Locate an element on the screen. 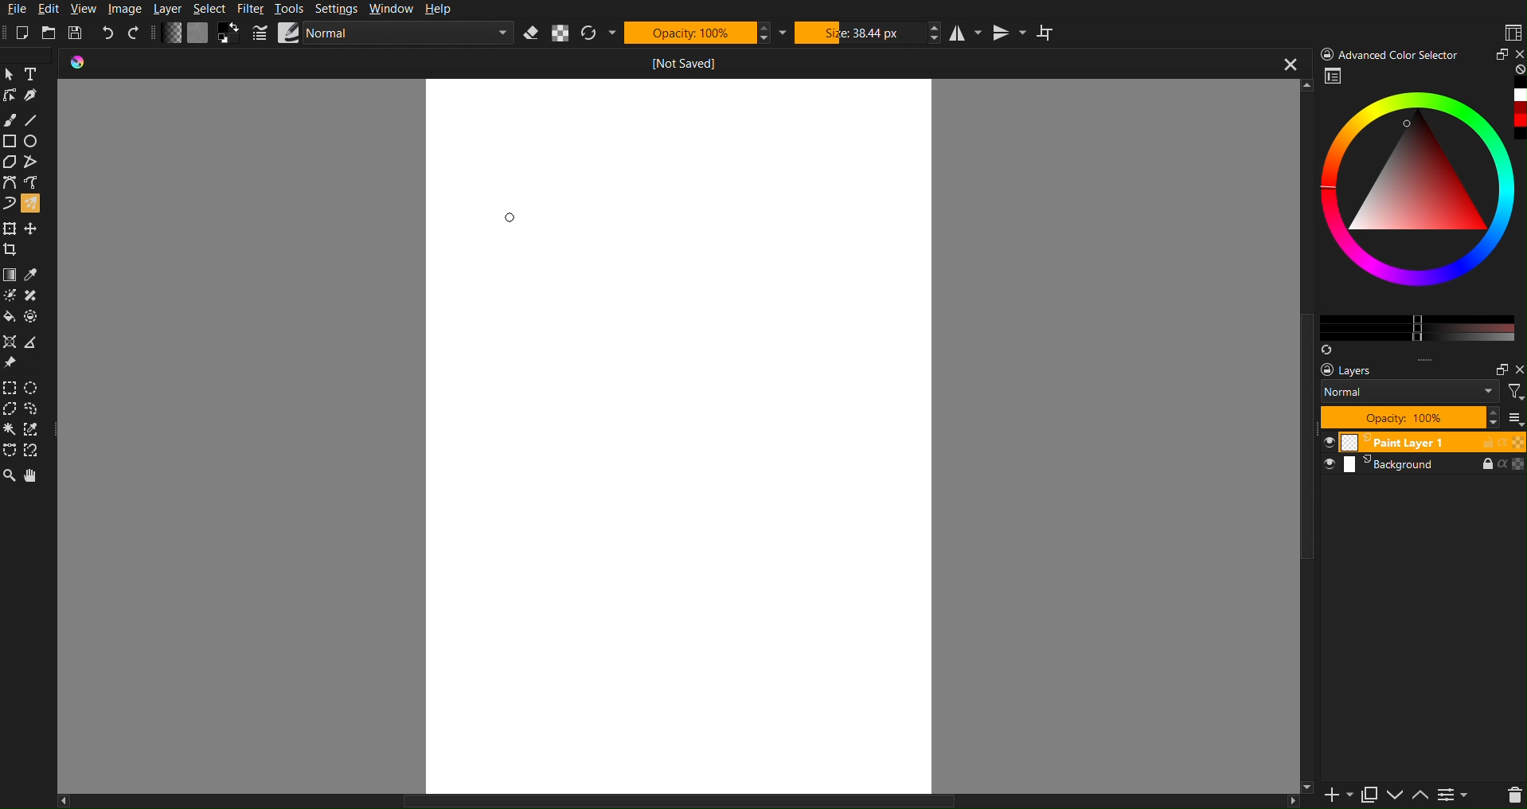 This screenshot has width=1527, height=809. Magnetic Selection Tool is located at coordinates (37, 451).